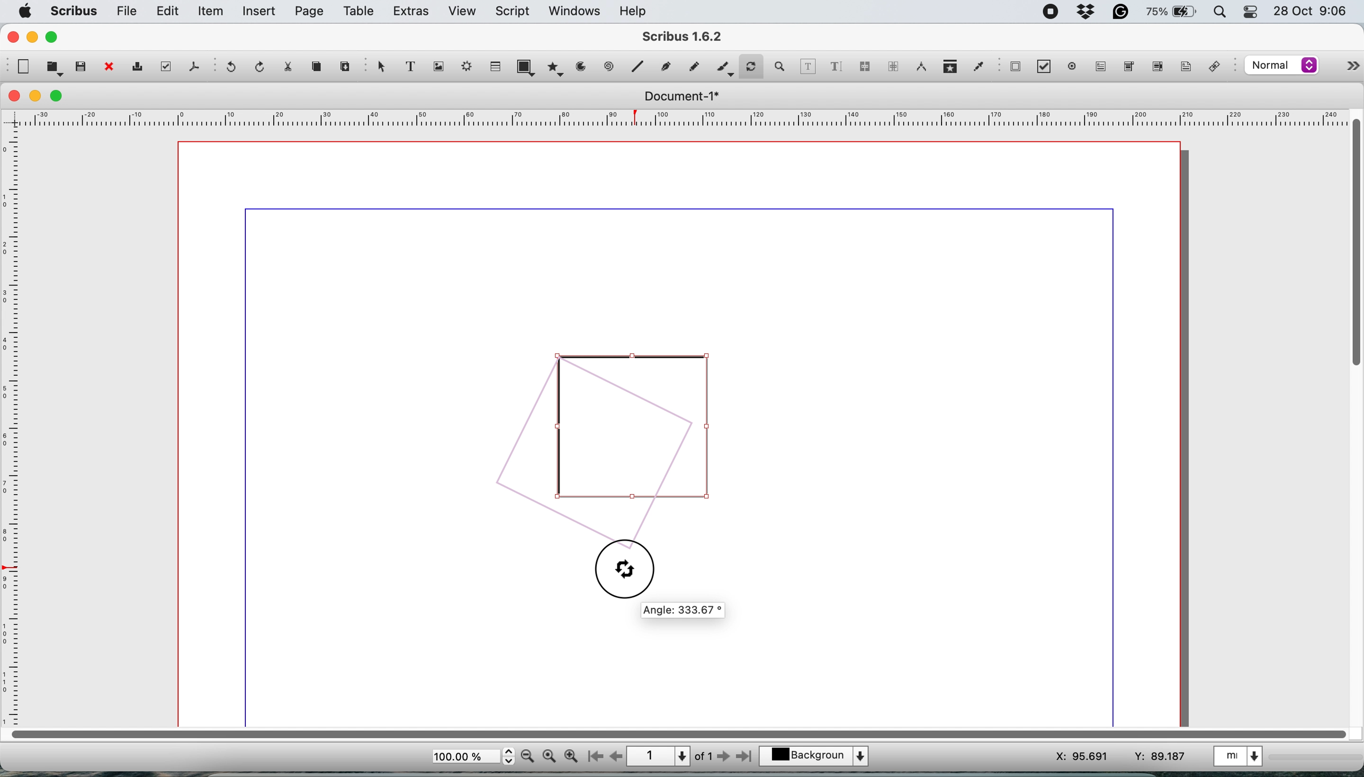 The width and height of the screenshot is (1364, 777). I want to click on go to first page, so click(594, 757).